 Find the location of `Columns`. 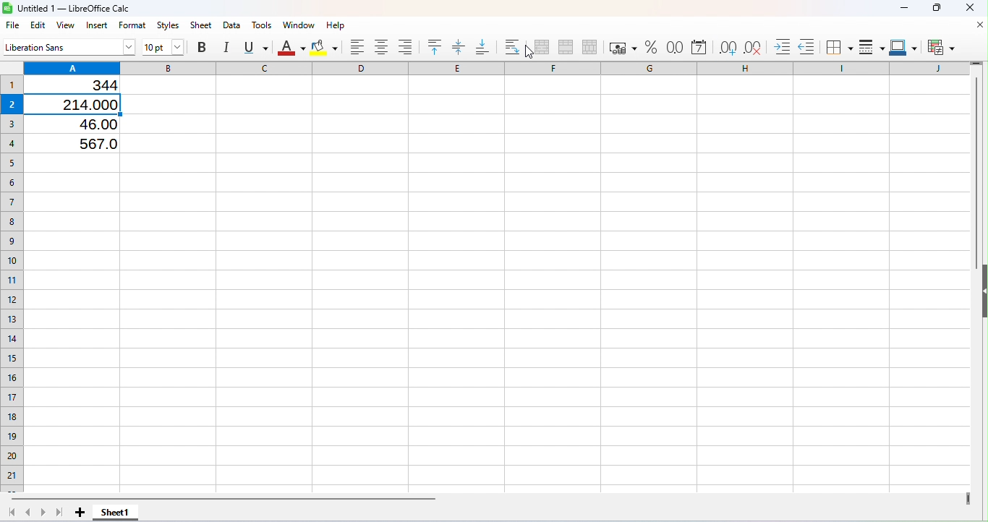

Columns is located at coordinates (496, 67).